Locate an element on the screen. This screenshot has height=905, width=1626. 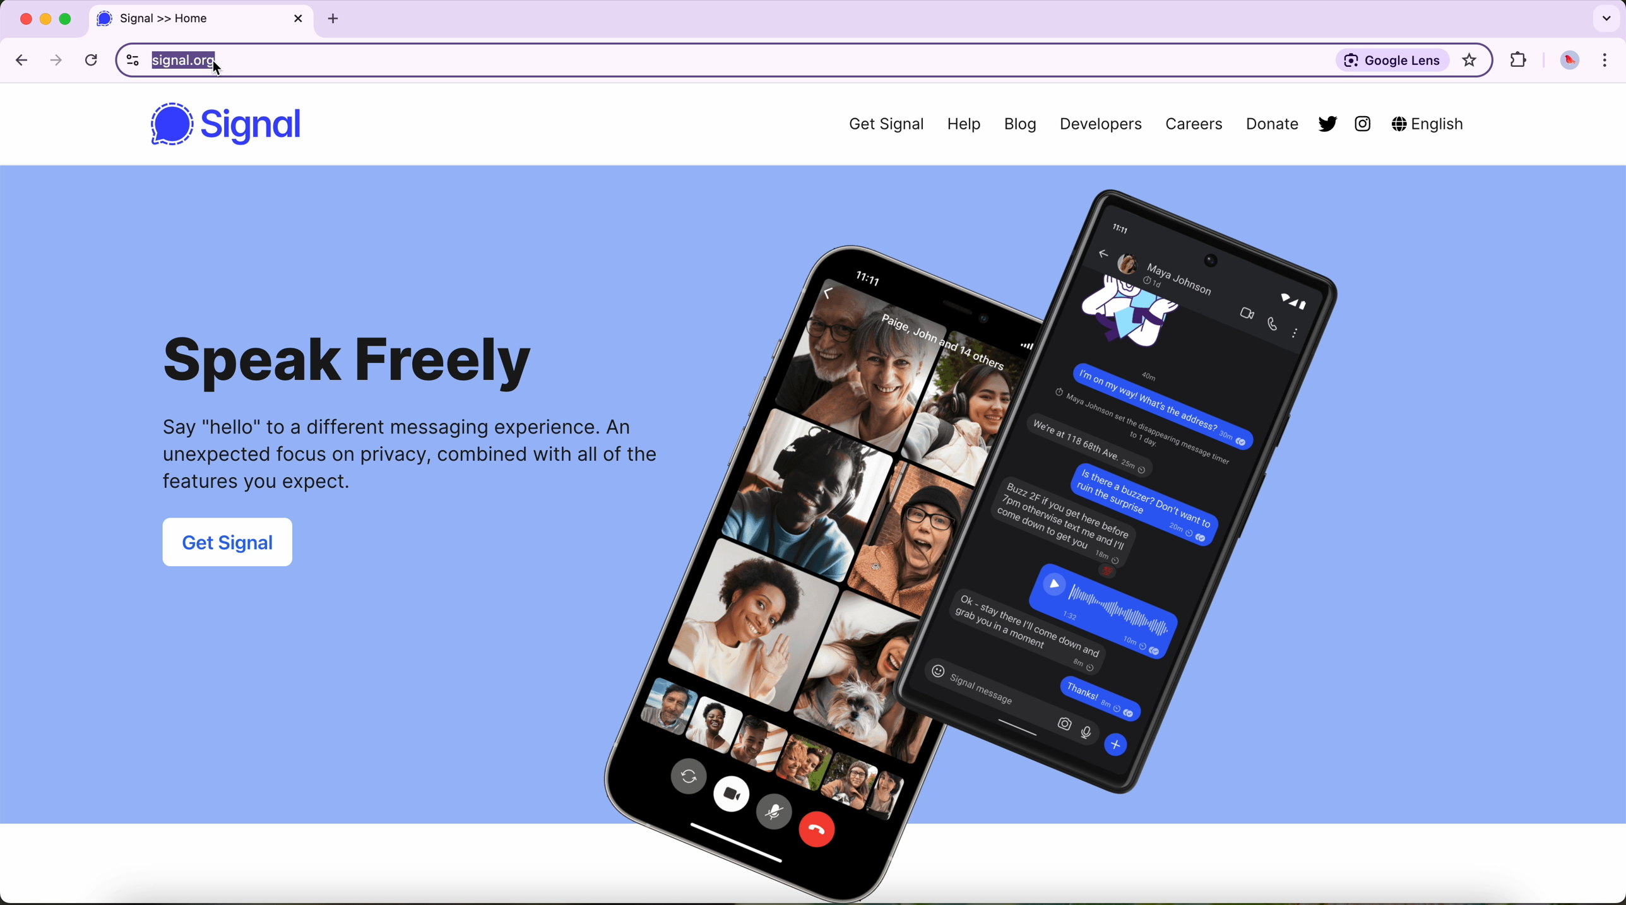
Google Lens is located at coordinates (1391, 60).